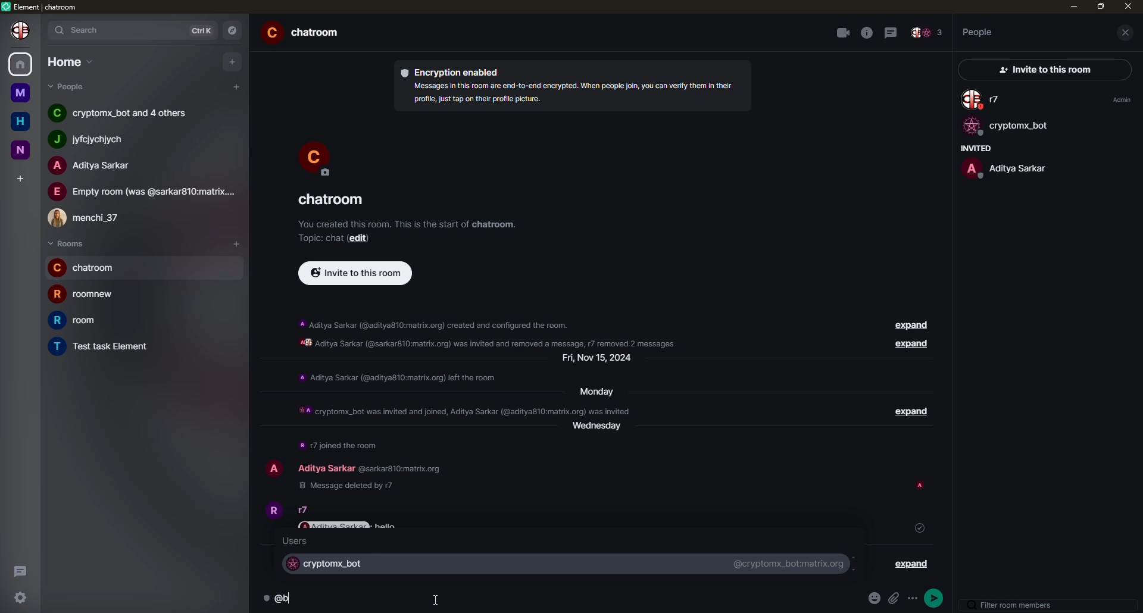 The width and height of the screenshot is (1143, 613). What do you see at coordinates (867, 33) in the screenshot?
I see `info` at bounding box center [867, 33].